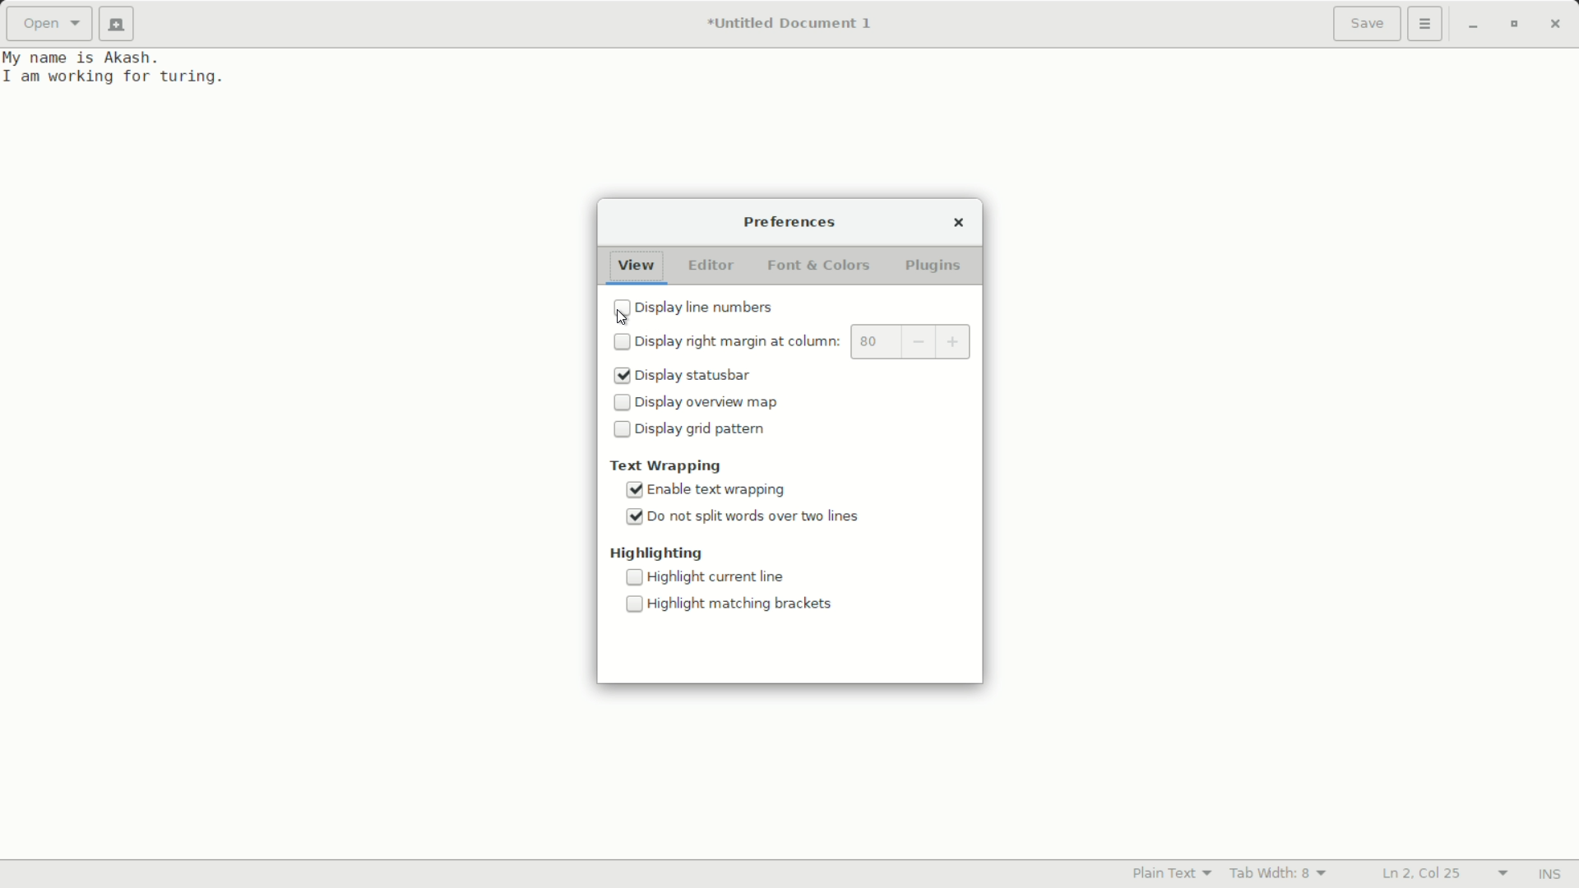 The height and width of the screenshot is (888, 1579). Describe the element at coordinates (1172, 872) in the screenshot. I see `text mode` at that location.